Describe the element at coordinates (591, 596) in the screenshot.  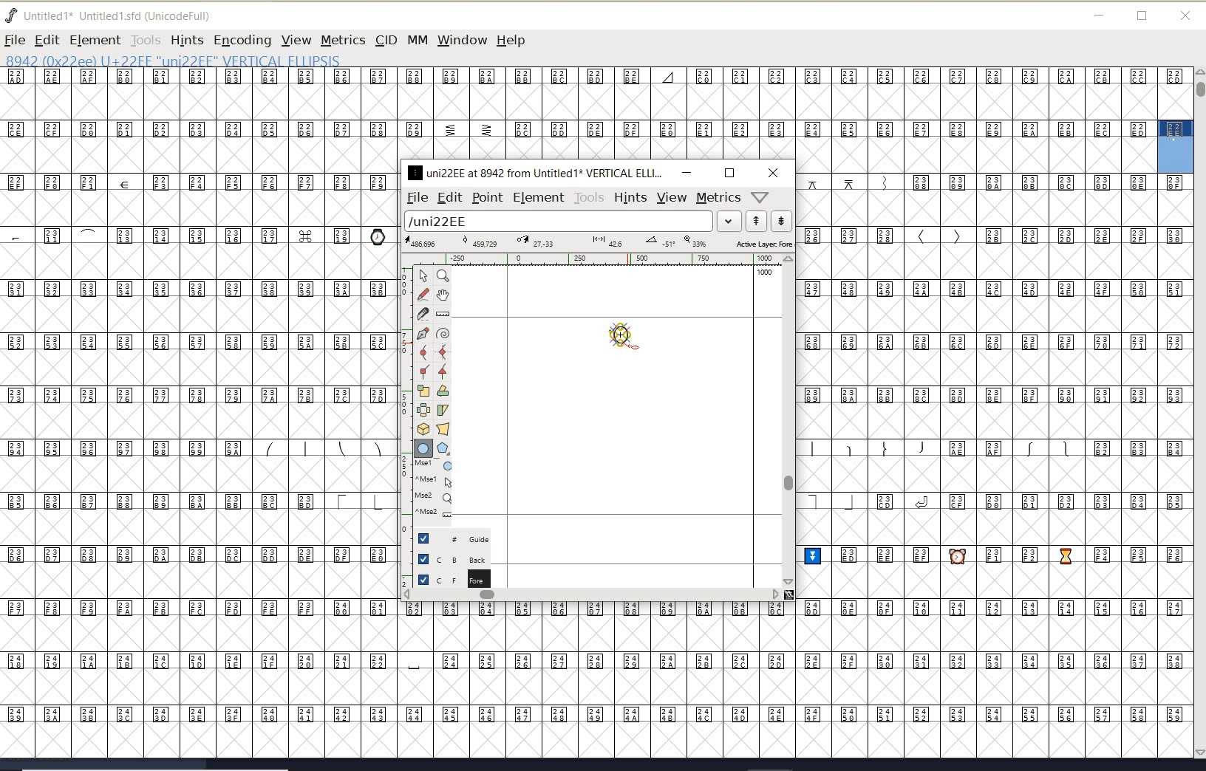
I see `scrollbar` at that location.